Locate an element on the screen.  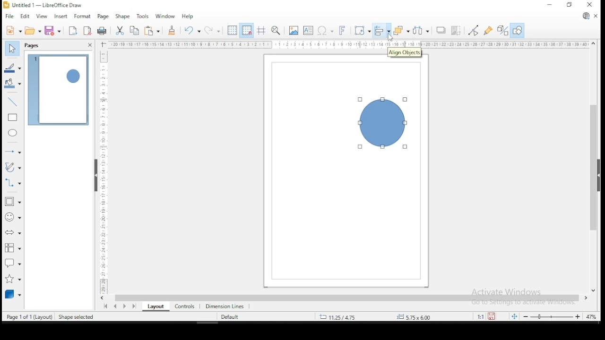
close deck is located at coordinates (89, 45).